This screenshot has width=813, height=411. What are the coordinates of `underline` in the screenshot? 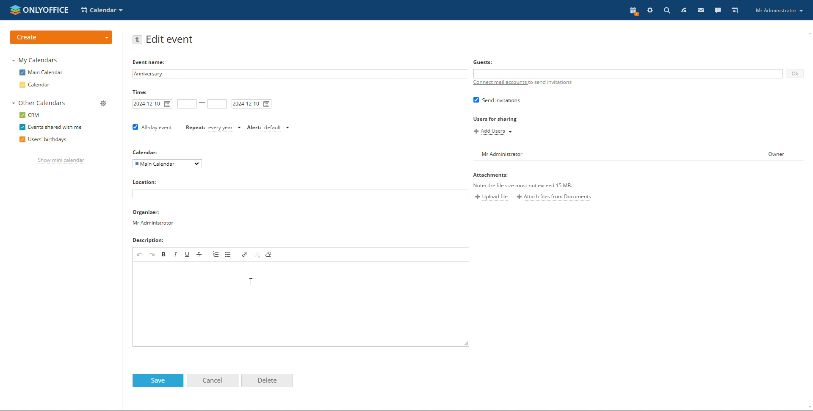 It's located at (188, 254).